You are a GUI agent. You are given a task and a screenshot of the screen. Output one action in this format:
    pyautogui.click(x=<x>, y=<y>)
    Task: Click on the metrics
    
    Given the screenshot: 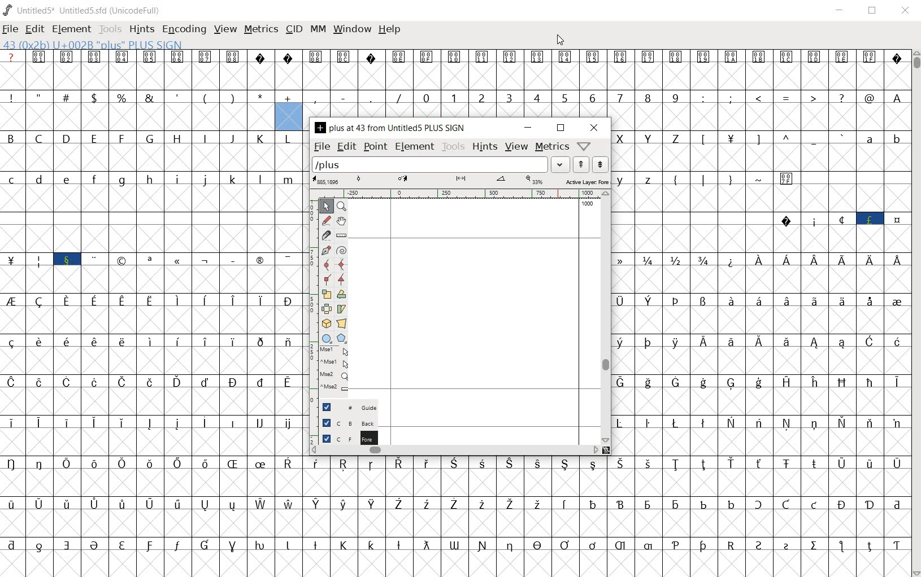 What is the action you would take?
    pyautogui.click(x=551, y=147)
    